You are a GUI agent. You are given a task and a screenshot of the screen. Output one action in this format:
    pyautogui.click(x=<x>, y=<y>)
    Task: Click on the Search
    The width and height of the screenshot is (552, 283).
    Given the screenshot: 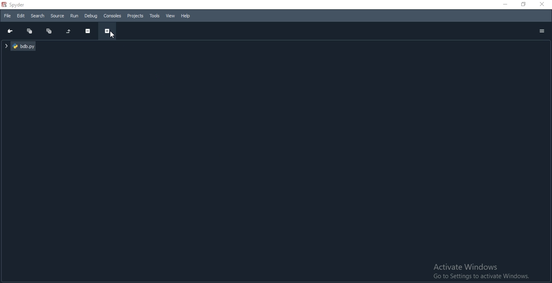 What is the action you would take?
    pyautogui.click(x=38, y=15)
    